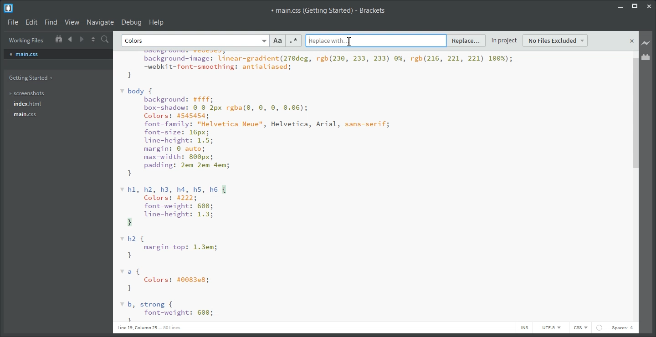  Describe the element at coordinates (100, 22) in the screenshot. I see `Navigate` at that location.